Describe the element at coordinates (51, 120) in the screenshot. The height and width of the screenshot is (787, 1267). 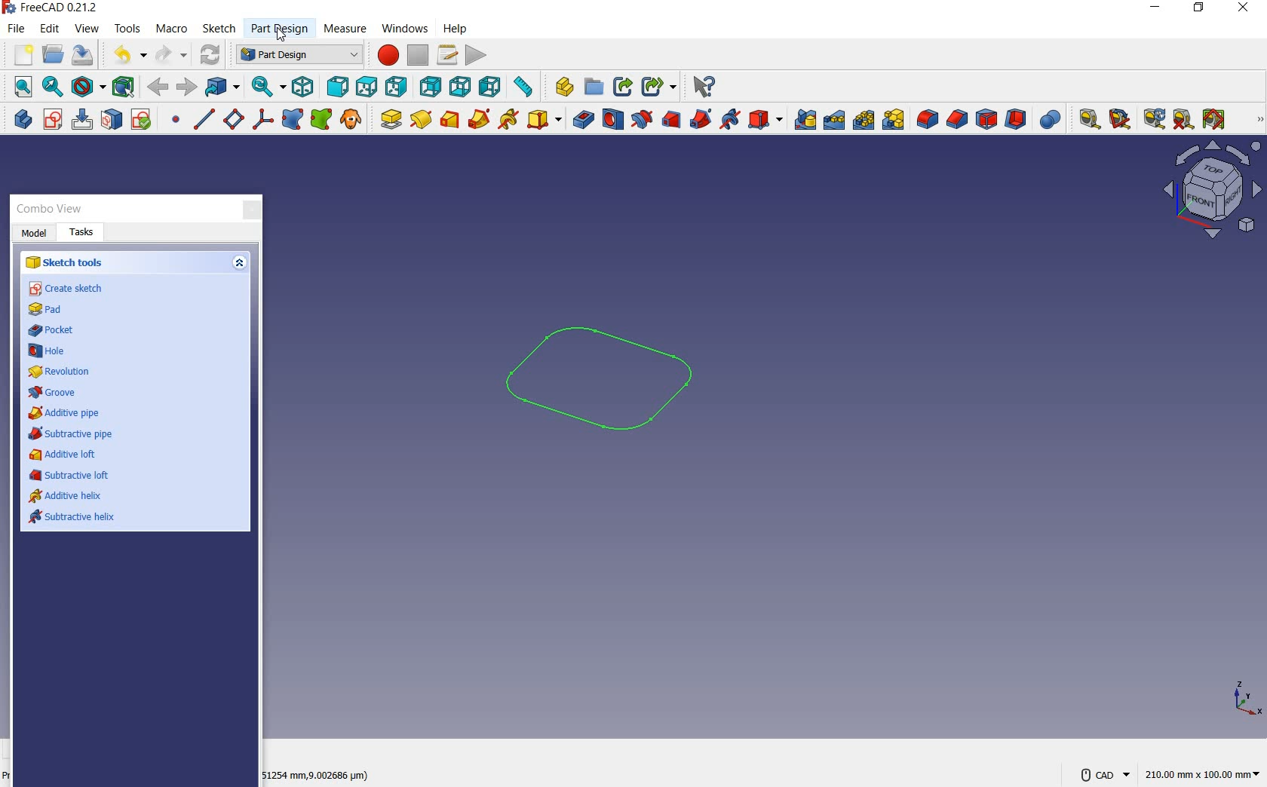
I see `create sketch` at that location.